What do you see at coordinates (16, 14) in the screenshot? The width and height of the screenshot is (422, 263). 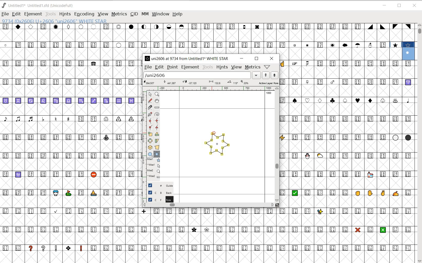 I see `EDIT` at bounding box center [16, 14].